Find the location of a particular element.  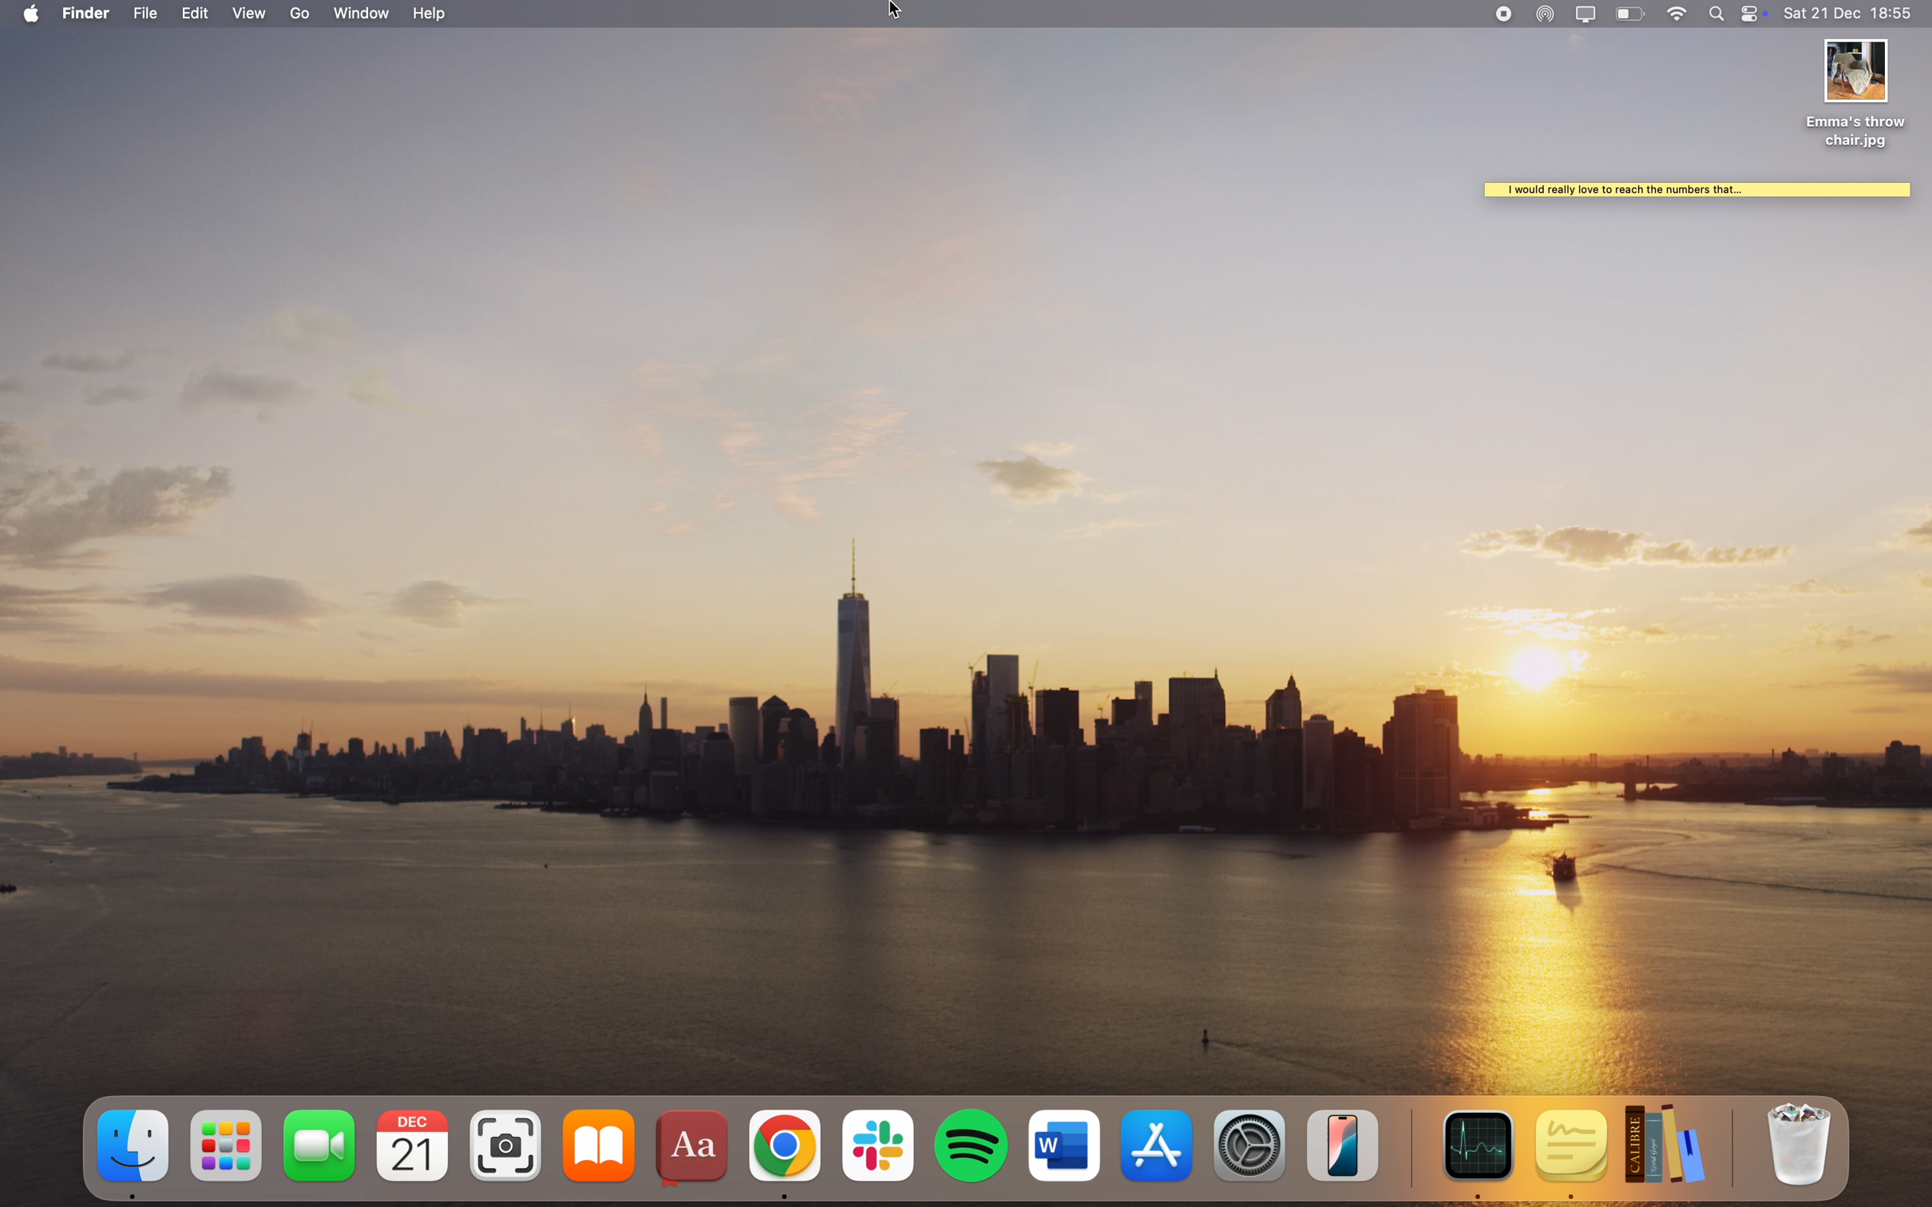

background is located at coordinates (1628, 100).